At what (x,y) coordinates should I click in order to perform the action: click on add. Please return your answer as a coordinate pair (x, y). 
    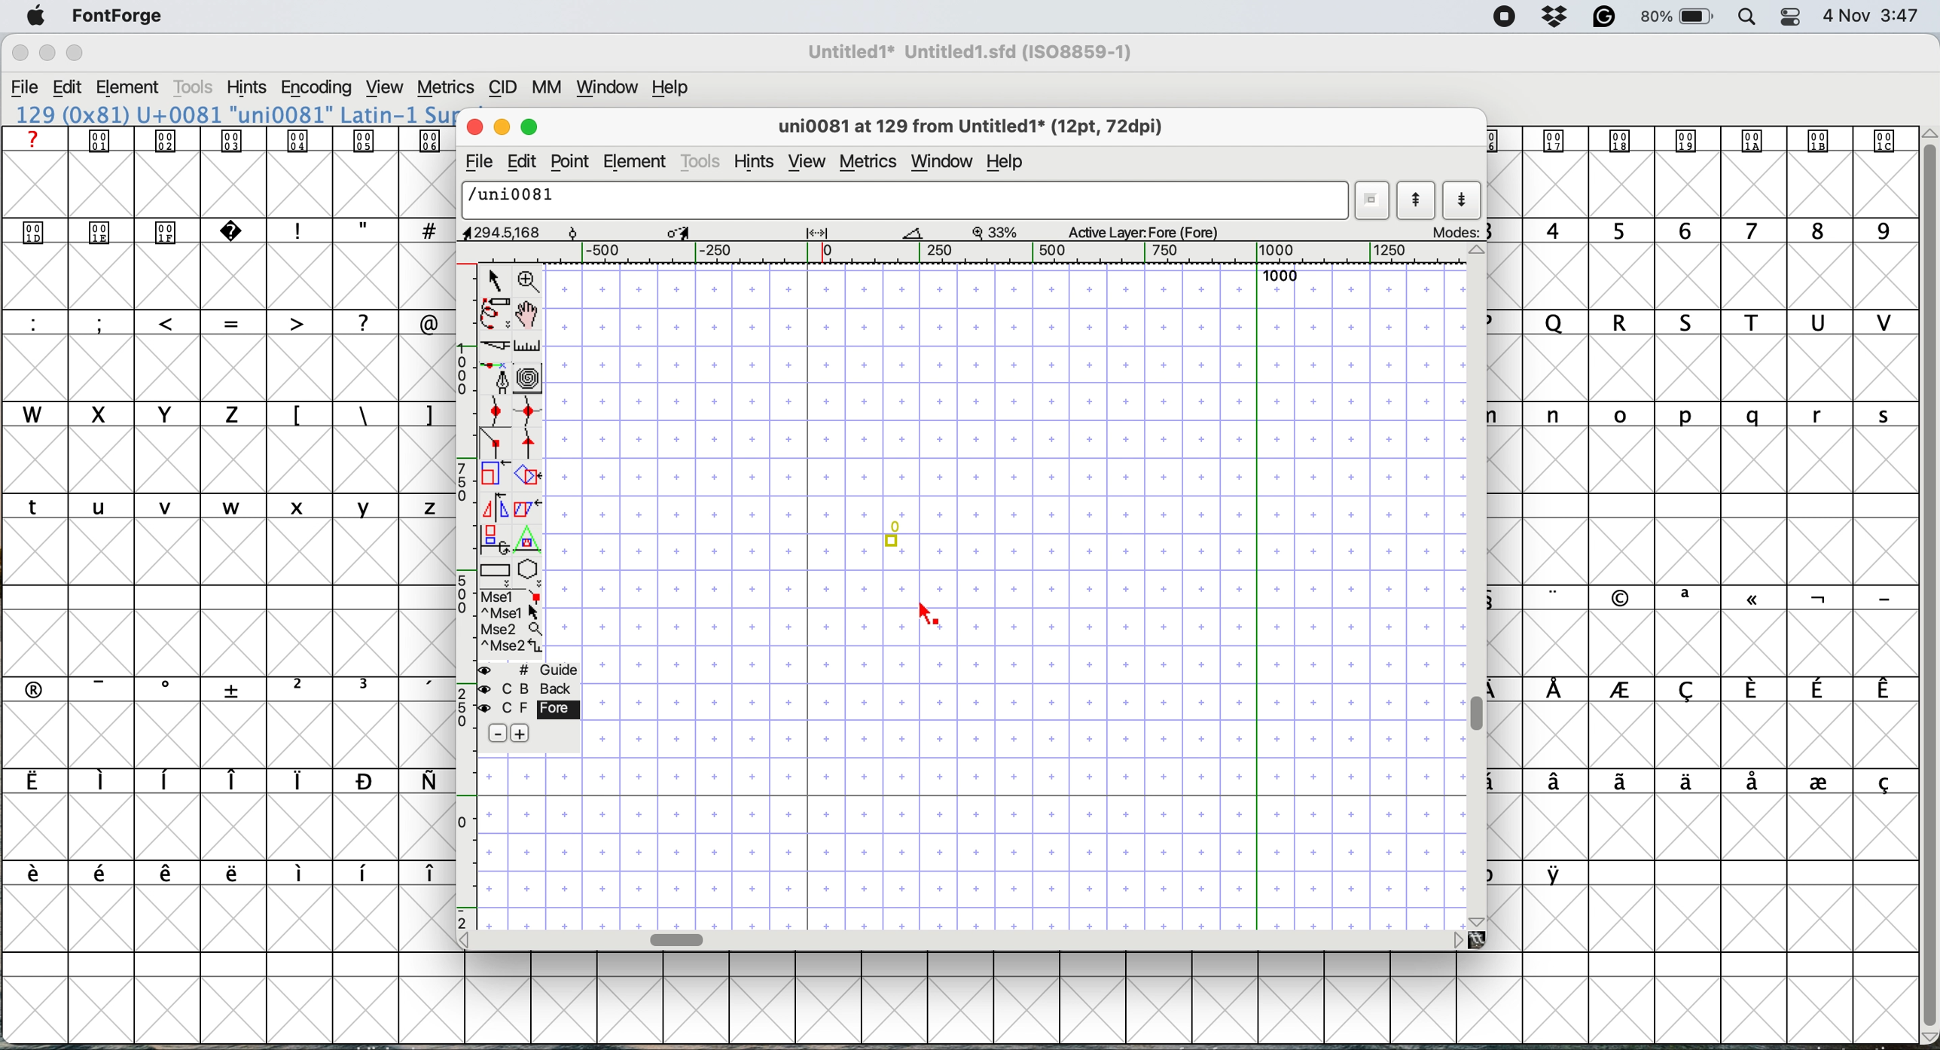
    Looking at the image, I should click on (526, 733).